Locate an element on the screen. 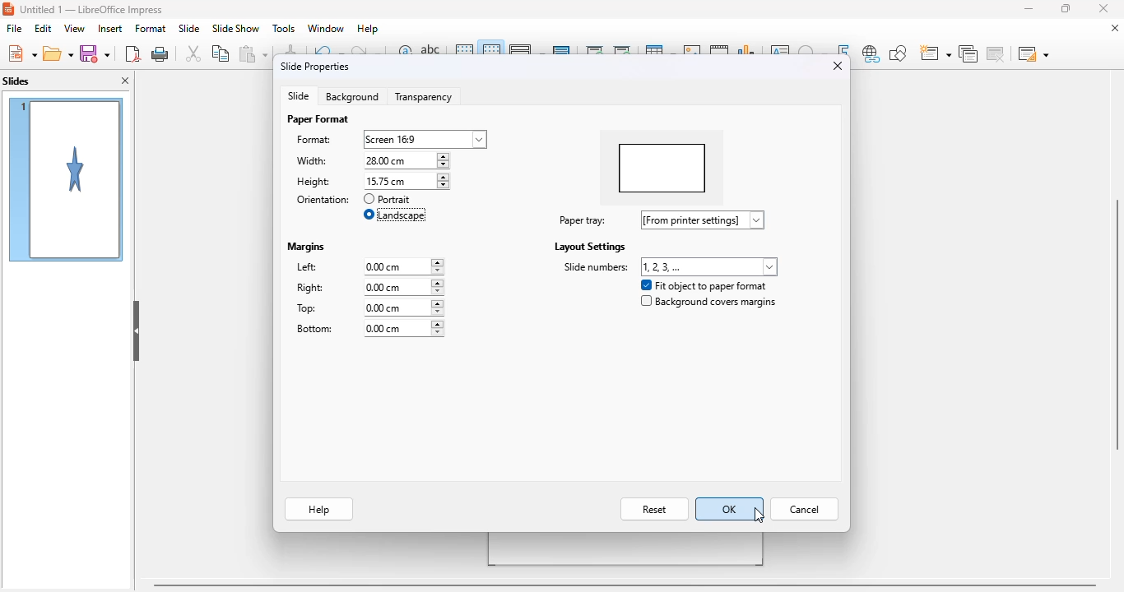 This screenshot has height=592, width=1124. slide is located at coordinates (190, 29).